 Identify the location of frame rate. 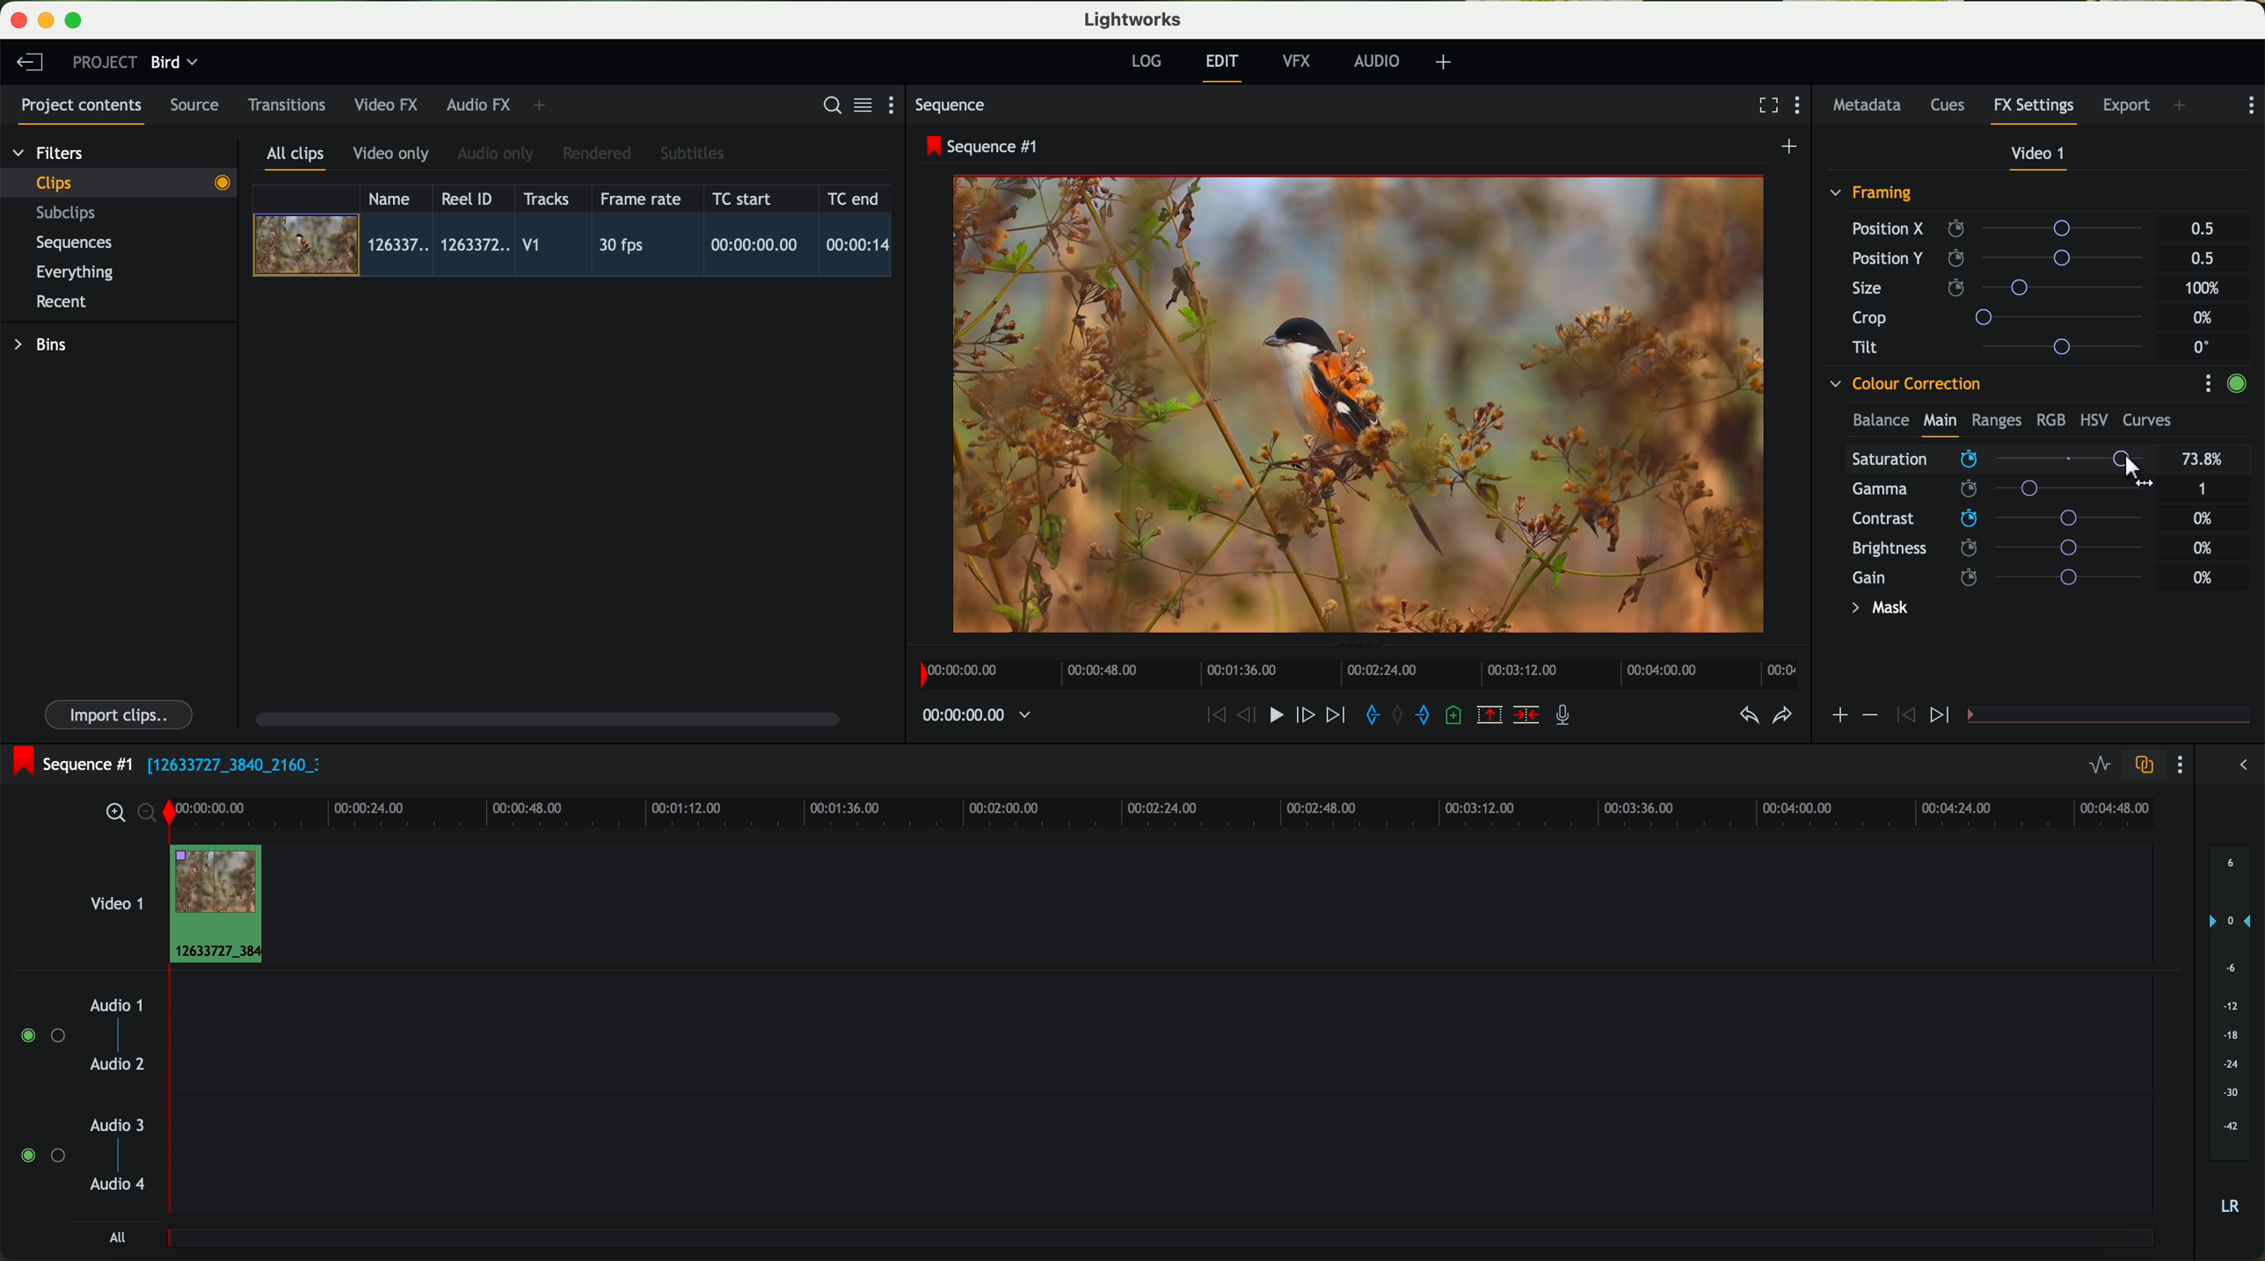
(641, 199).